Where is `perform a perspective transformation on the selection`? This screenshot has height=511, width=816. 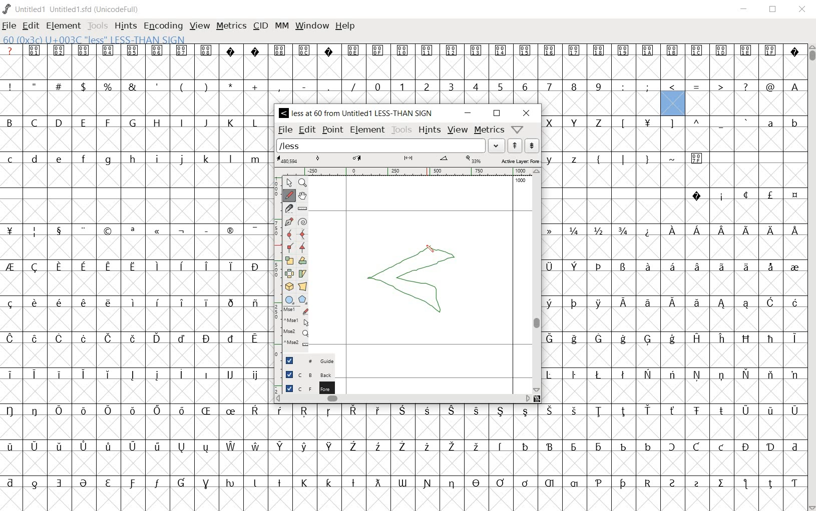 perform a perspective transformation on the selection is located at coordinates (303, 286).